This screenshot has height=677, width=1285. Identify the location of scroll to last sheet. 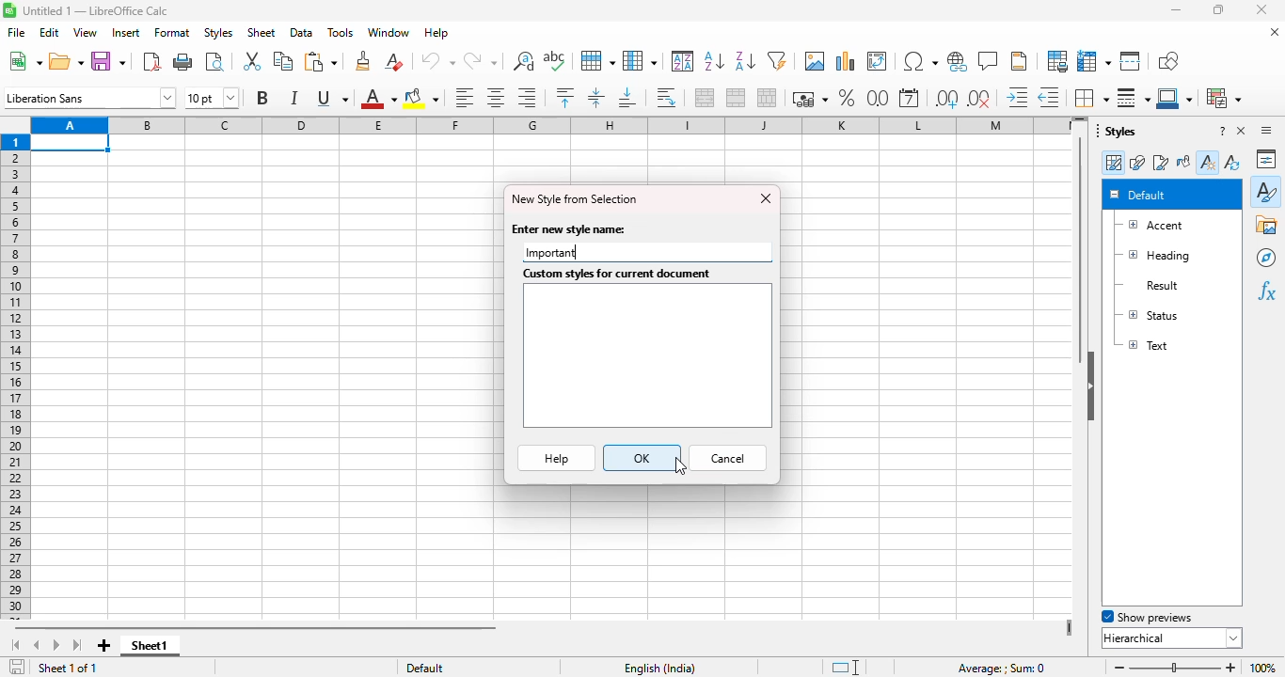
(79, 646).